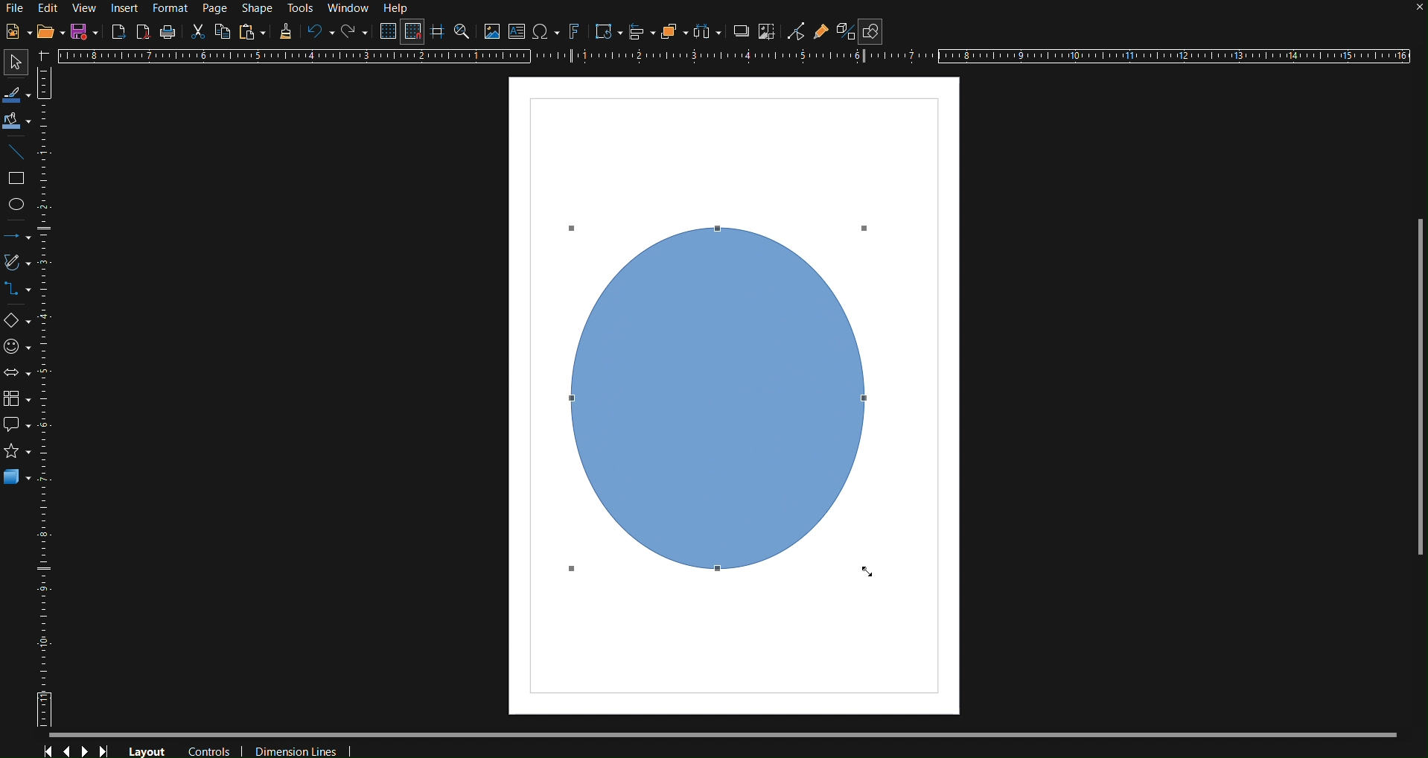 The width and height of the screenshot is (1428, 758). What do you see at coordinates (21, 322) in the screenshot?
I see `Basic Shapes` at bounding box center [21, 322].